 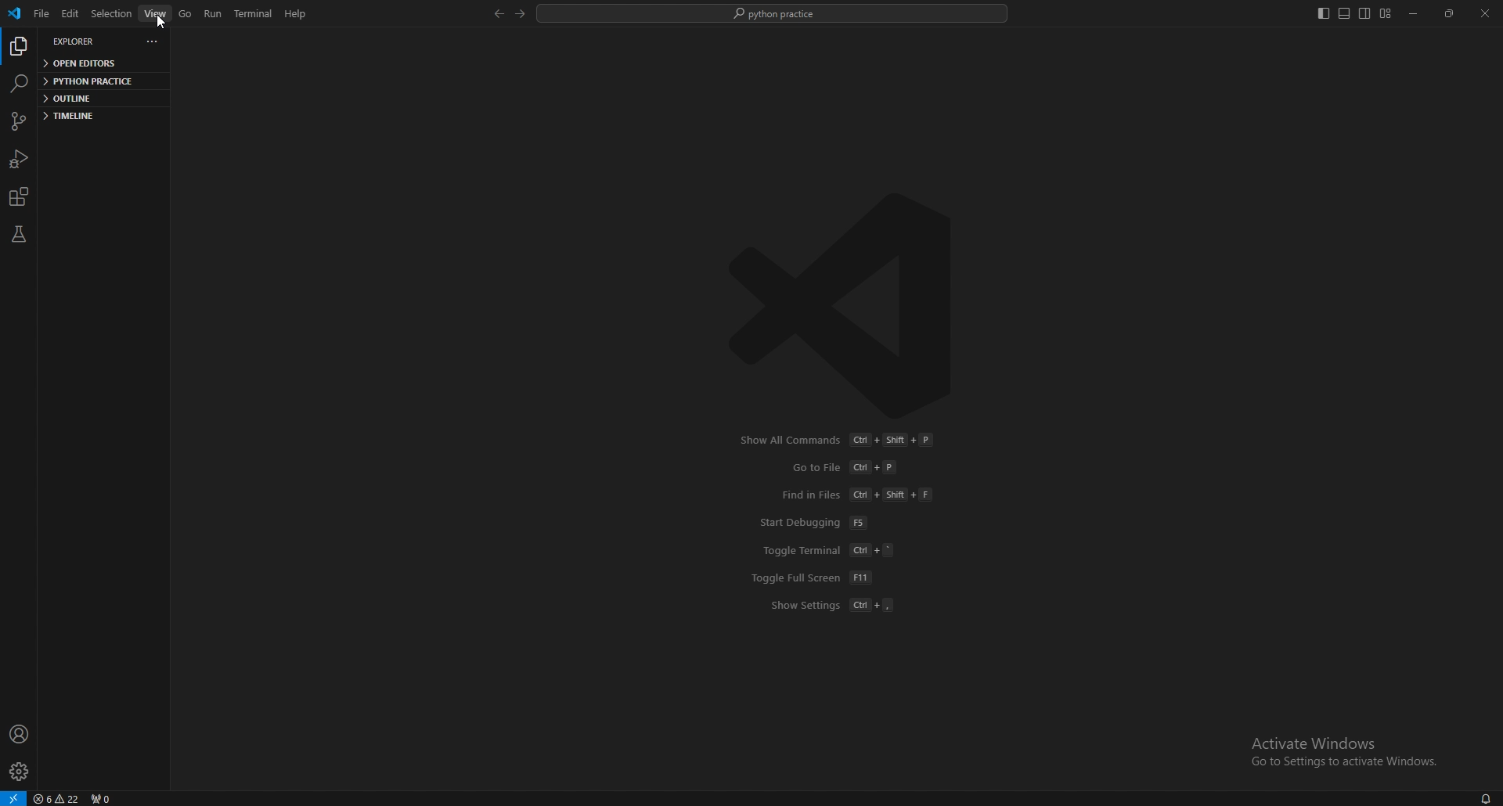 I want to click on open editors, so click(x=101, y=63).